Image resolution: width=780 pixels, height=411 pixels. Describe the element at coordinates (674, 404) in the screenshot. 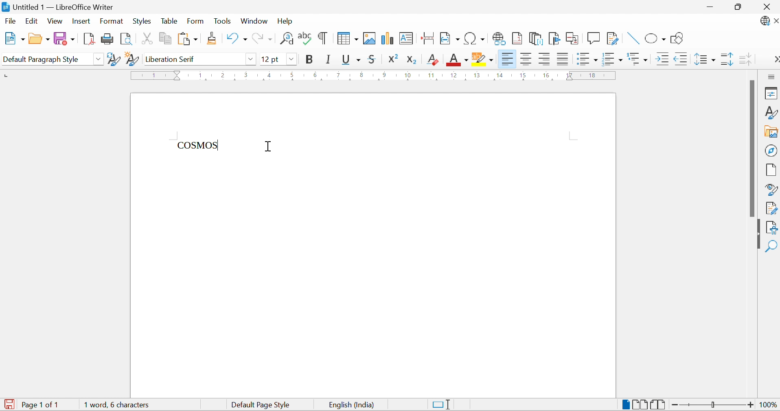

I see `Zoom Out` at that location.